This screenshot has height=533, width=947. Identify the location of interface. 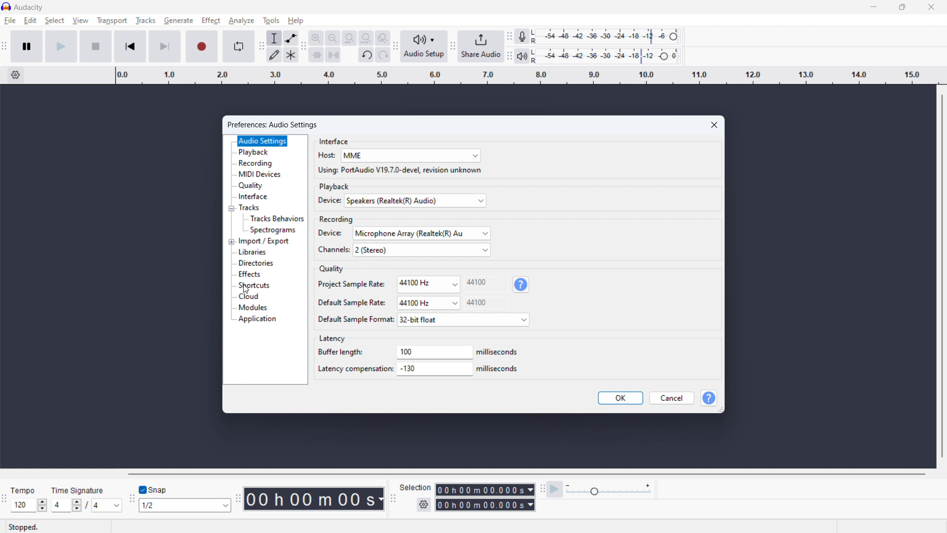
(253, 196).